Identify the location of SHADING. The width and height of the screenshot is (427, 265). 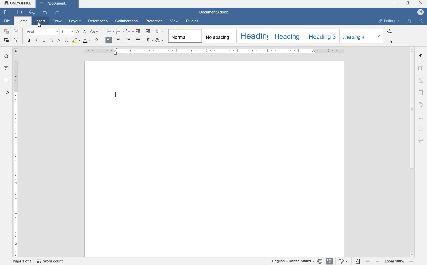
(160, 41).